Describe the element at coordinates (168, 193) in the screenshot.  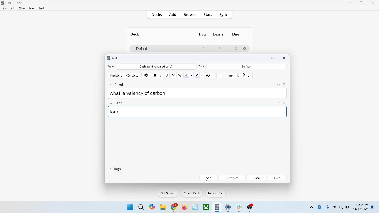
I see `get shared` at that location.